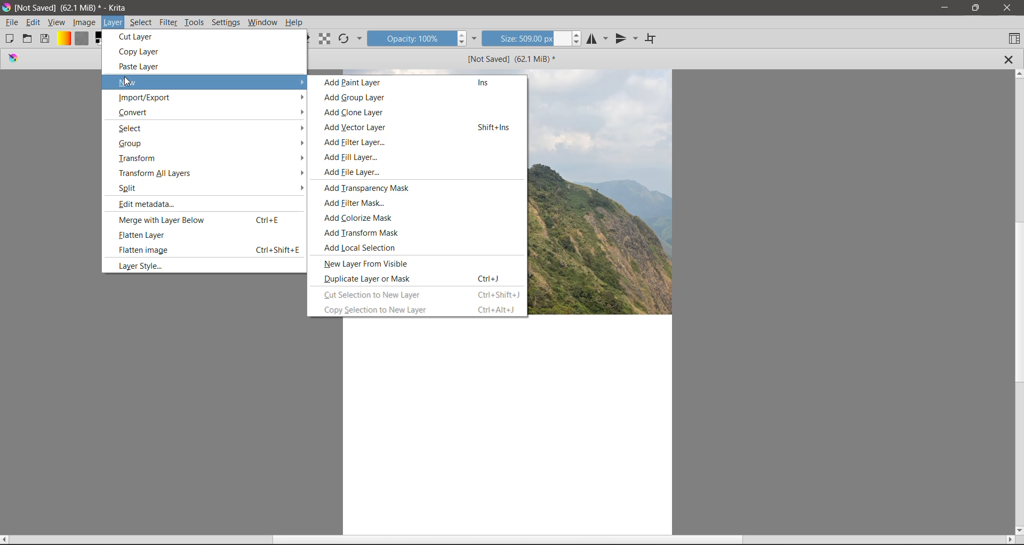  What do you see at coordinates (975, 8) in the screenshot?
I see `Restore Down` at bounding box center [975, 8].